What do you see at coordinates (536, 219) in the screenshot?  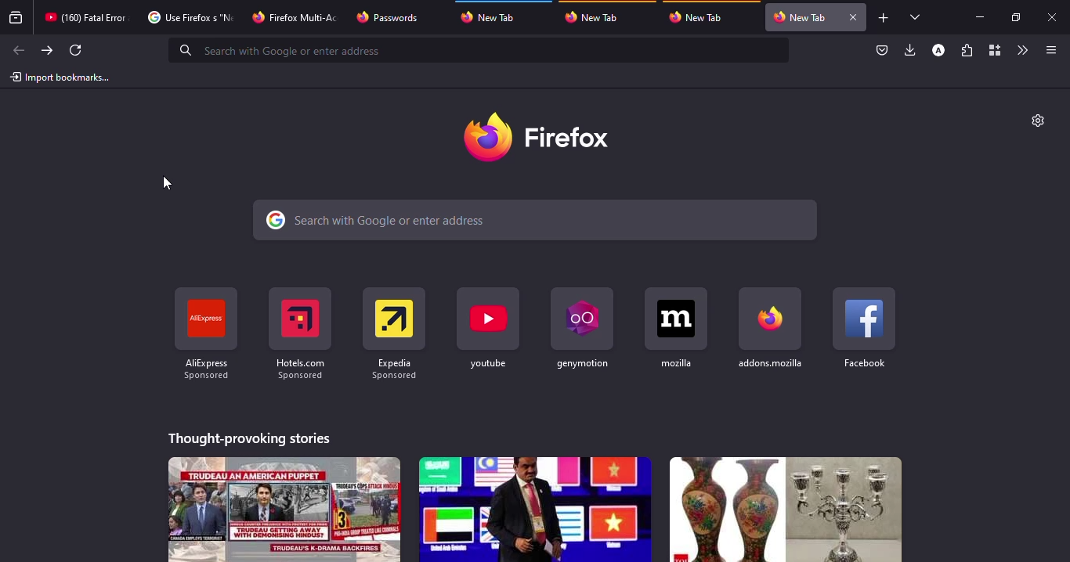 I see `search` at bounding box center [536, 219].